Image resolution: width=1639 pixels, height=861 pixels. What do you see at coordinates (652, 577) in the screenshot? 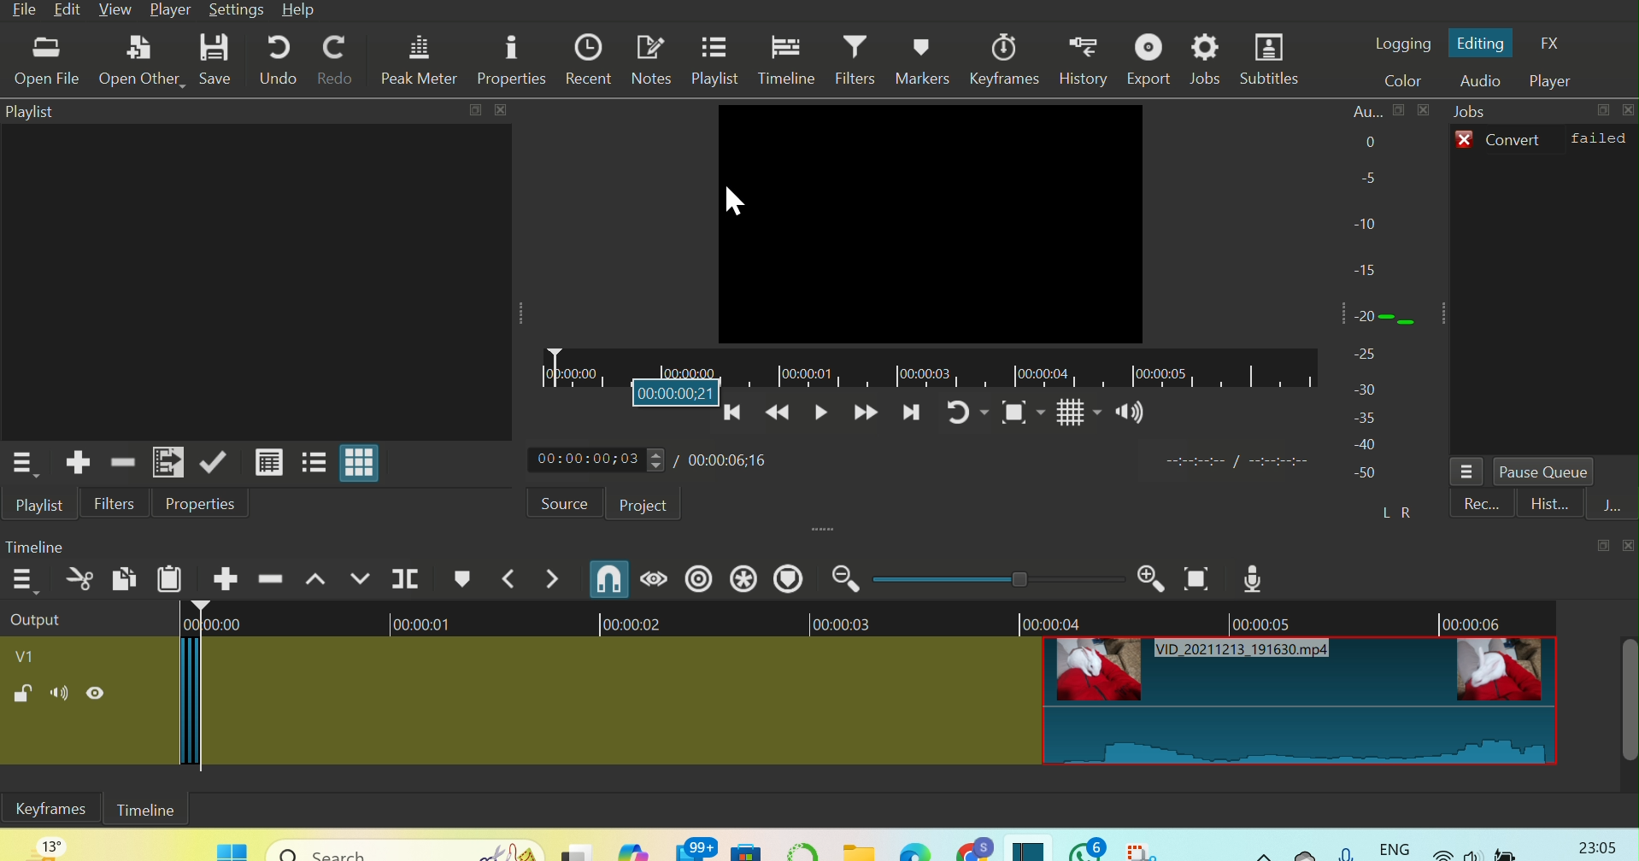
I see `` at bounding box center [652, 577].